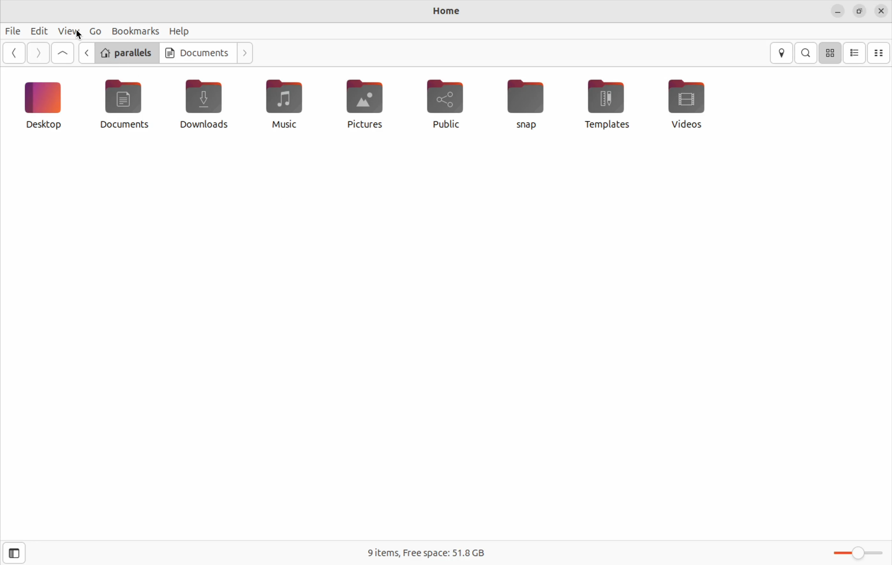 This screenshot has height=565, width=892. What do you see at coordinates (195, 53) in the screenshot?
I see `documents` at bounding box center [195, 53].